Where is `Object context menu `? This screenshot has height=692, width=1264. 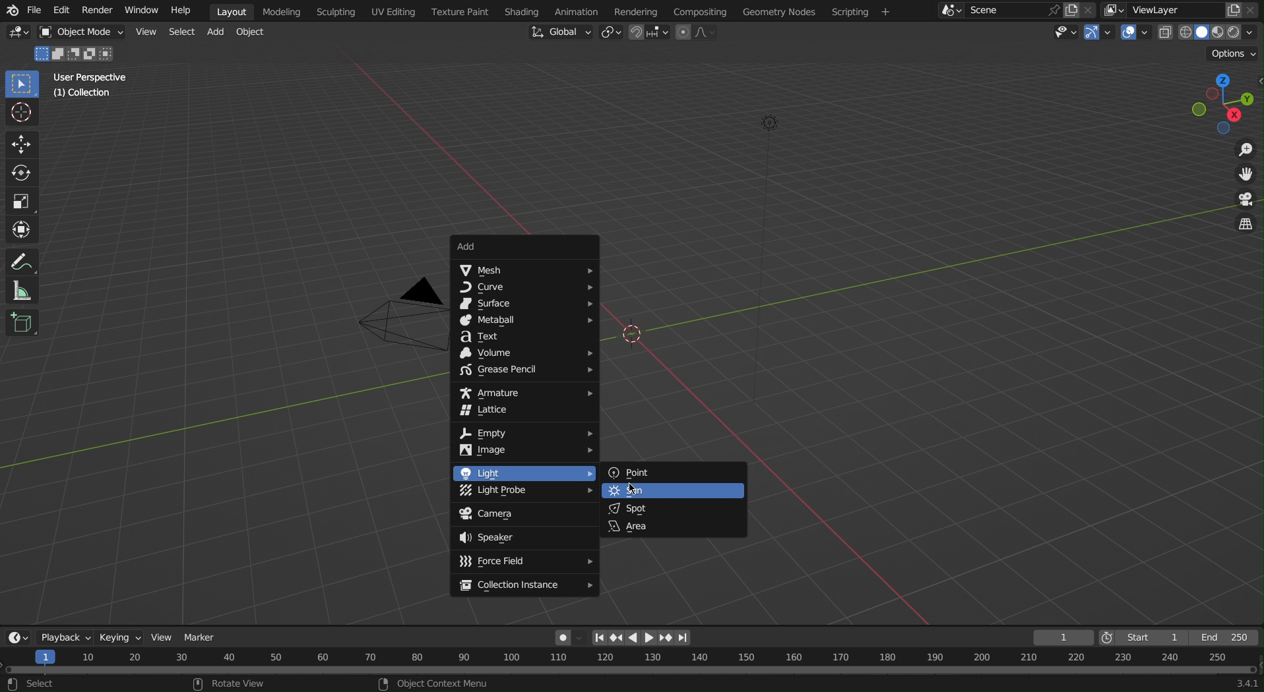 Object context menu  is located at coordinates (435, 683).